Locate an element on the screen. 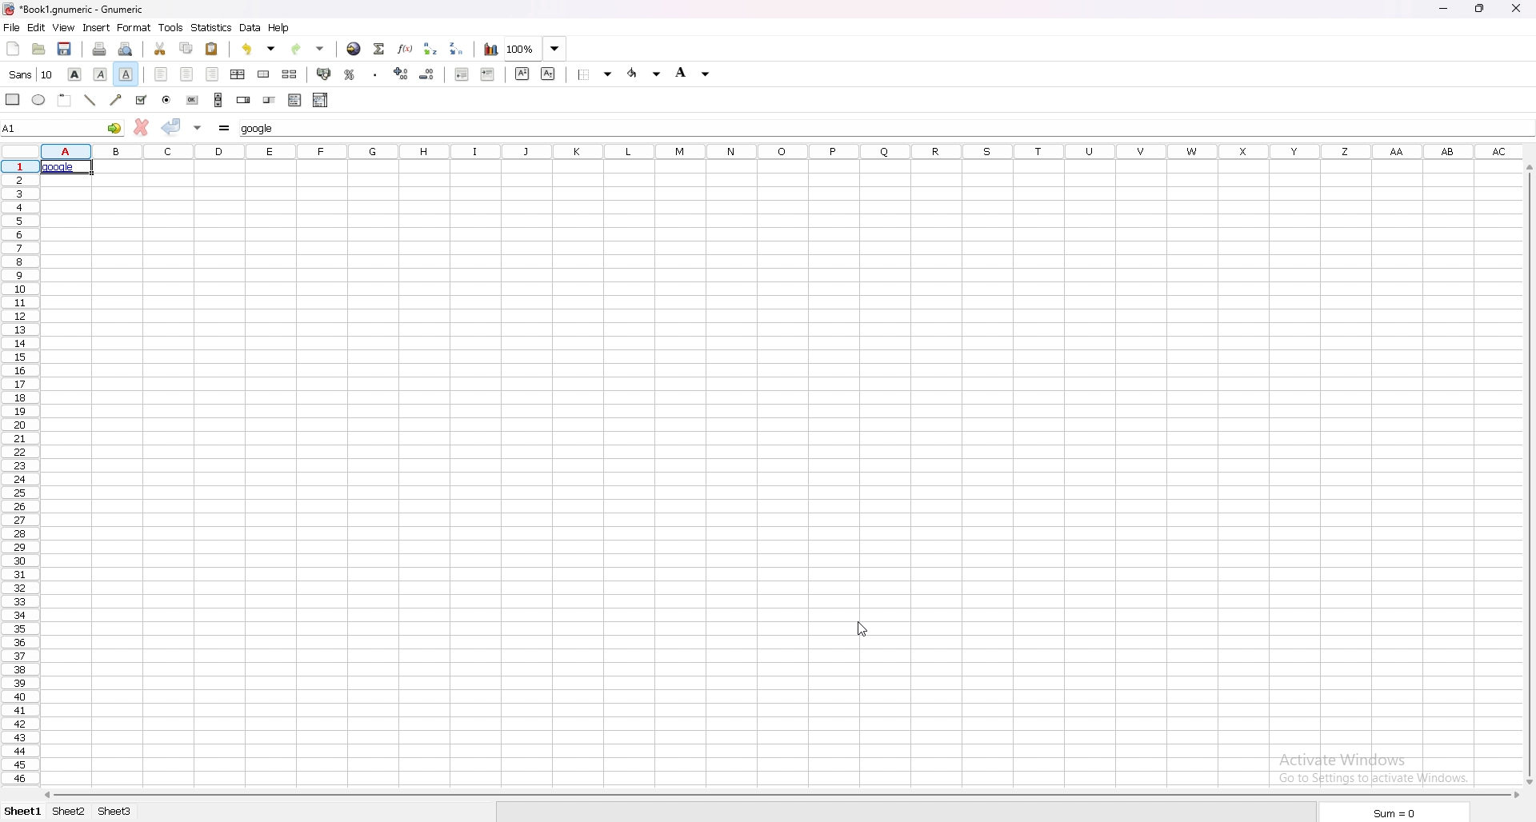 The width and height of the screenshot is (1536, 822). scroll bar is located at coordinates (218, 100).